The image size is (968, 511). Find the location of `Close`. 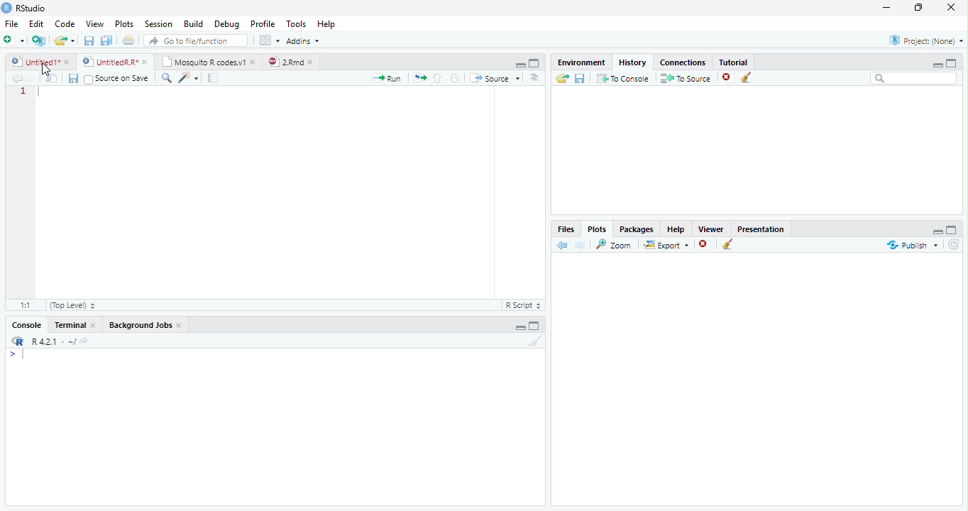

Close is located at coordinates (952, 9).